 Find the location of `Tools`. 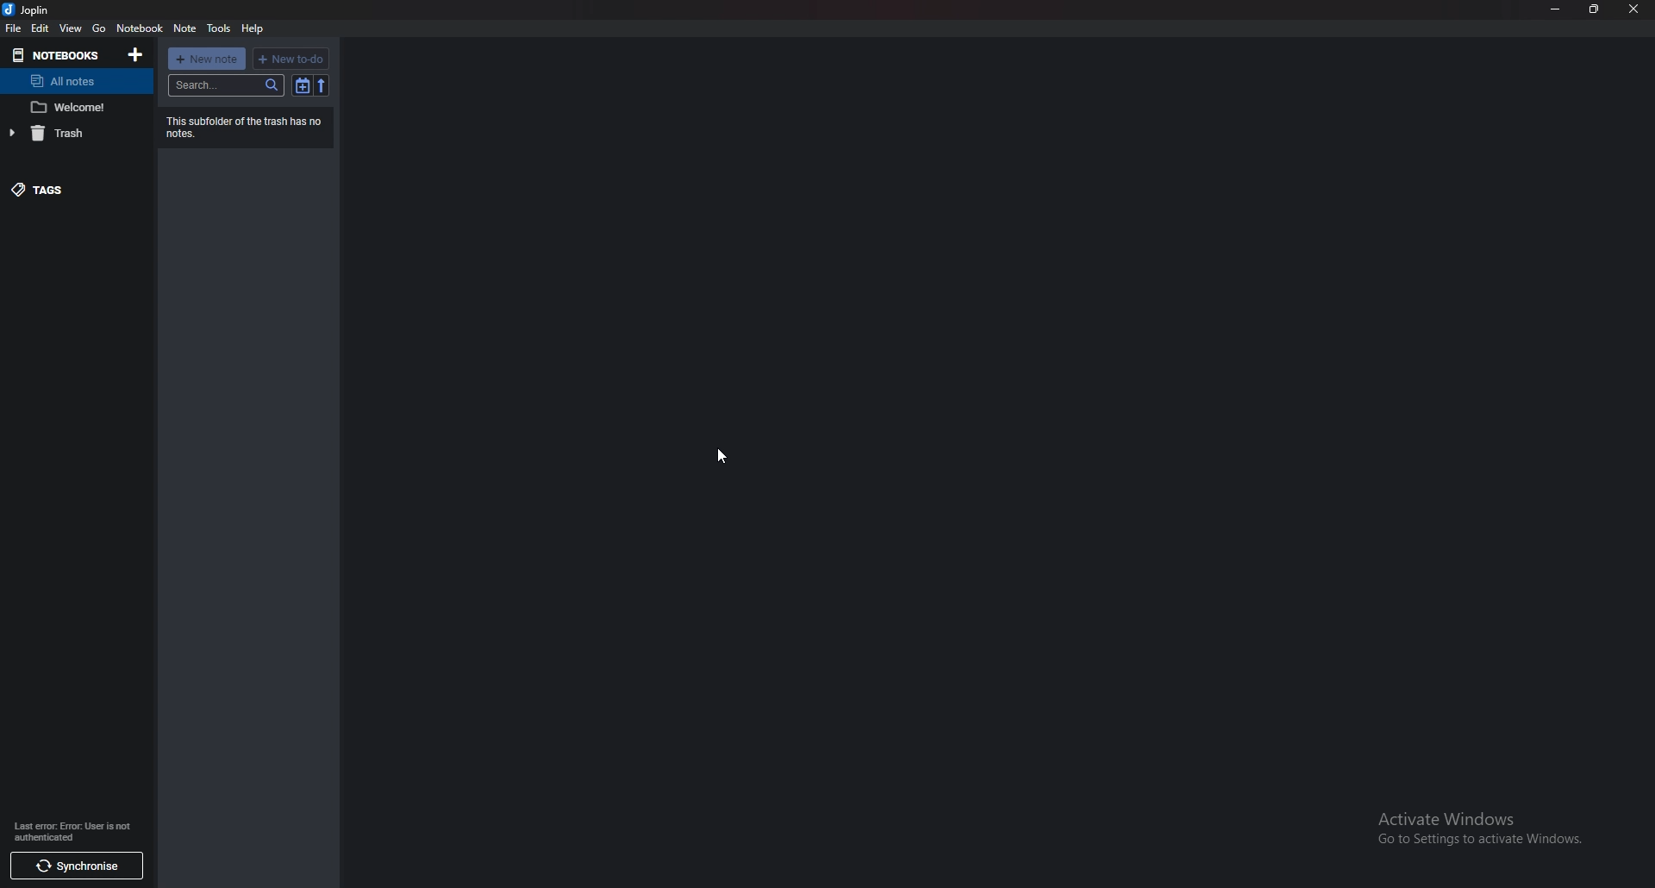

Tools is located at coordinates (219, 28).